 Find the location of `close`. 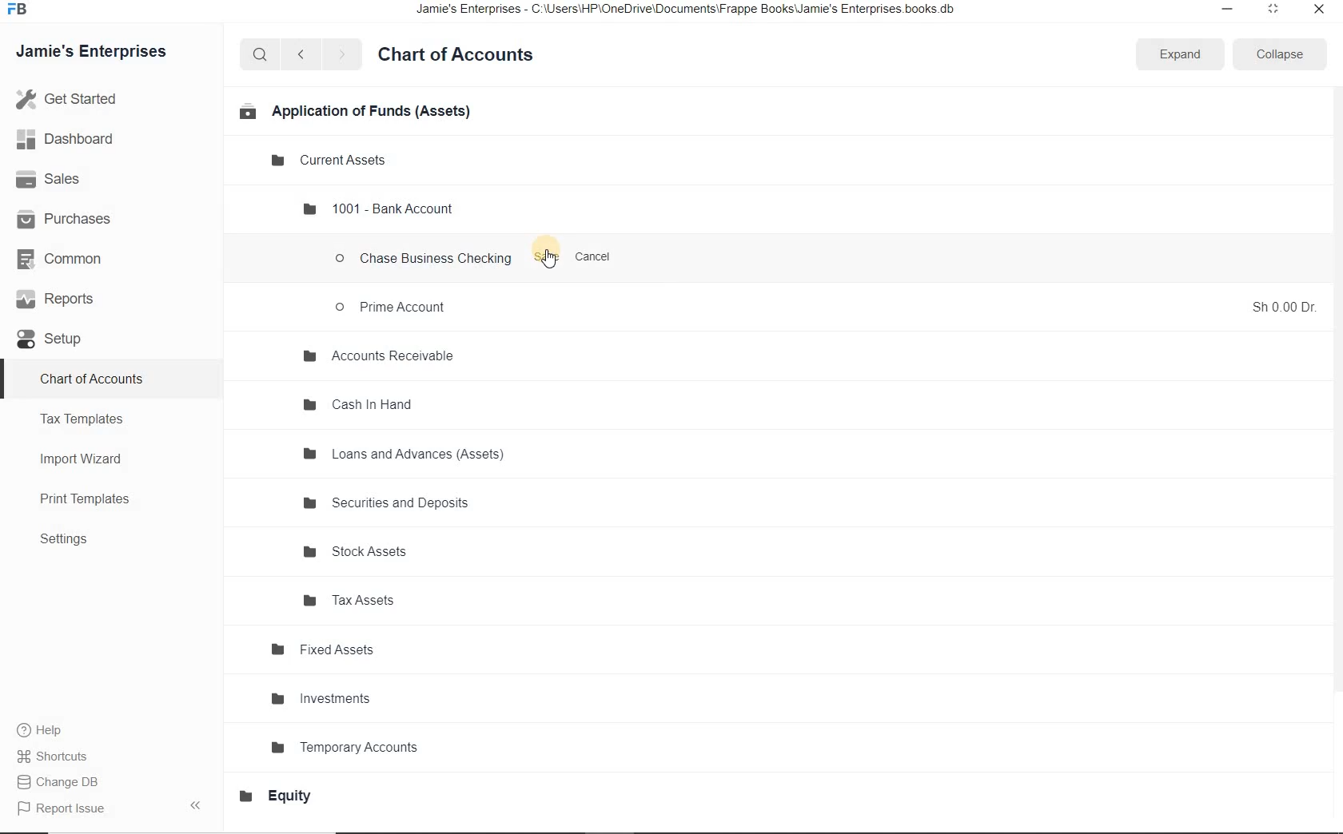

close is located at coordinates (1320, 10).